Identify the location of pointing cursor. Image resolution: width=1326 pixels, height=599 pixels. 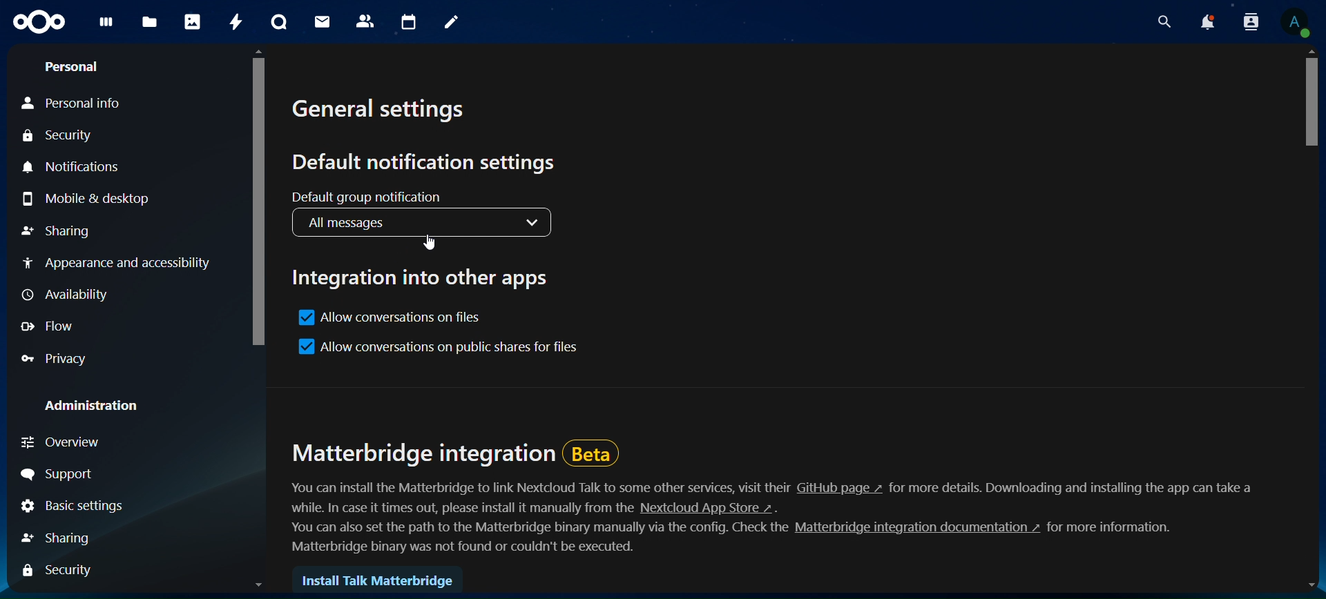
(430, 243).